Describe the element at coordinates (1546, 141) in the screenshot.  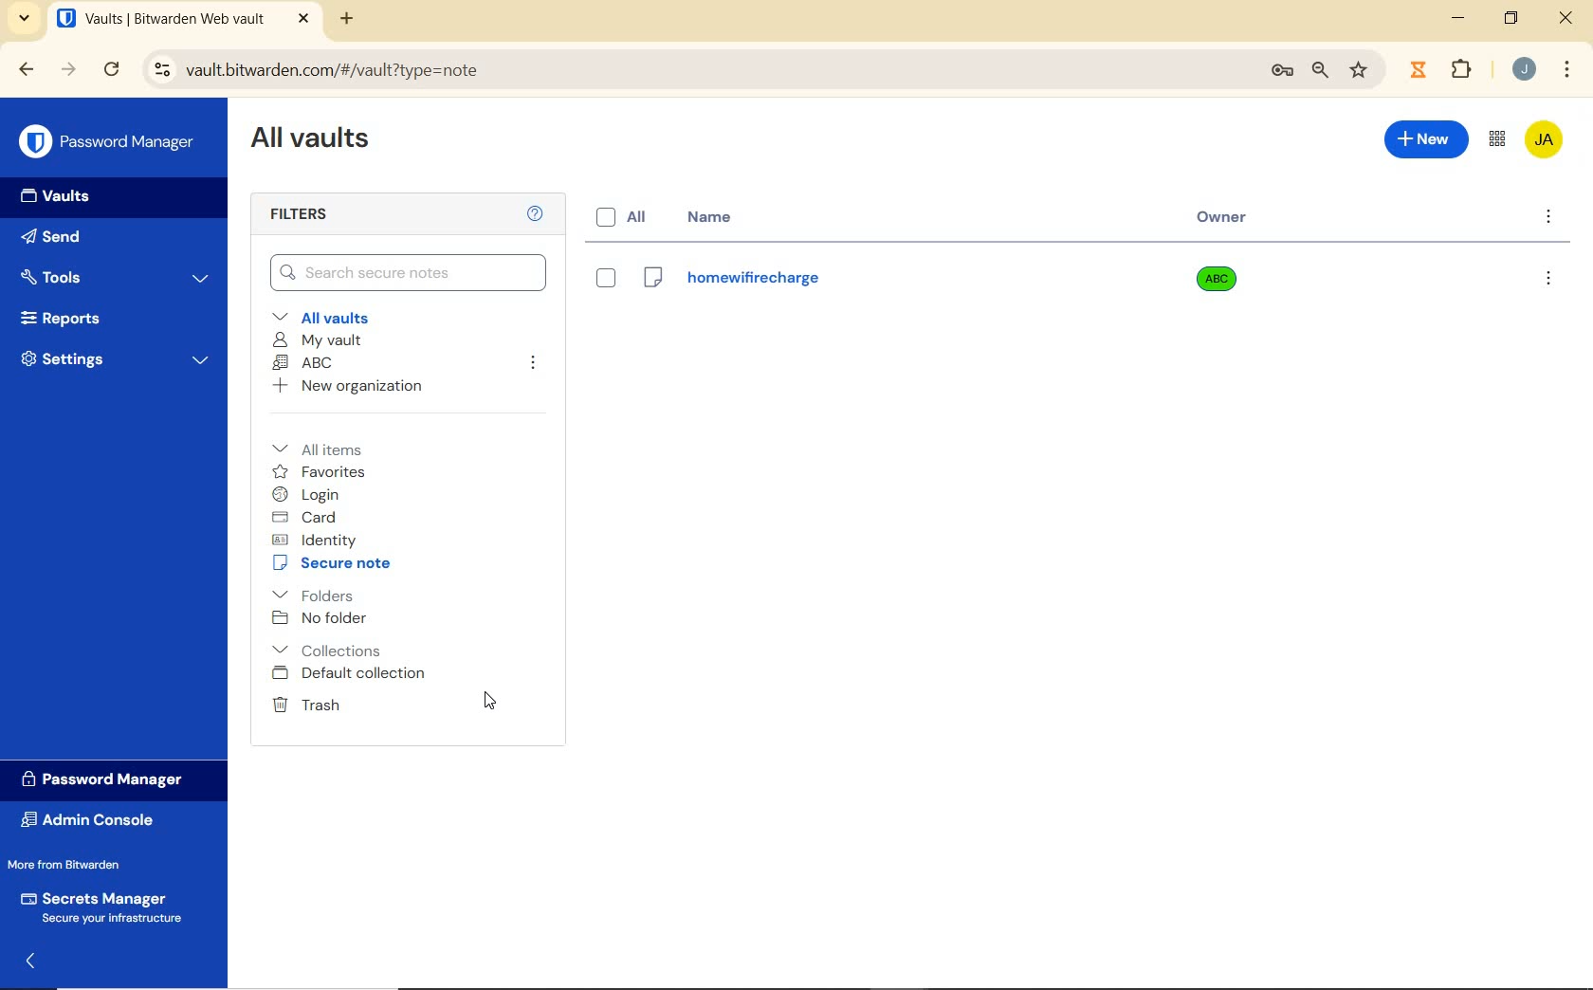
I see `Bitwarden Account` at that location.